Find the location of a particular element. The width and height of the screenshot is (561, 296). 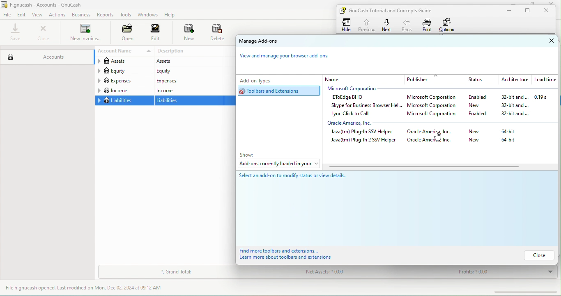

microsoft corporation is located at coordinates (434, 98).